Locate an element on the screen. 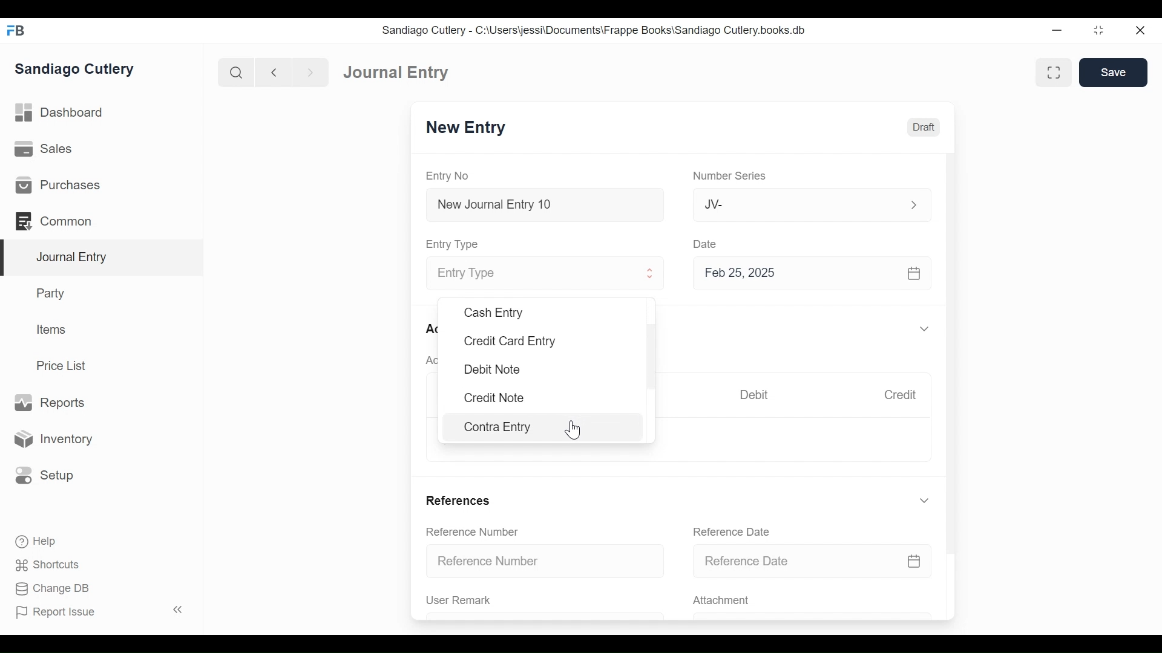 The width and height of the screenshot is (1162, 653). Journal Entry is located at coordinates (394, 73).